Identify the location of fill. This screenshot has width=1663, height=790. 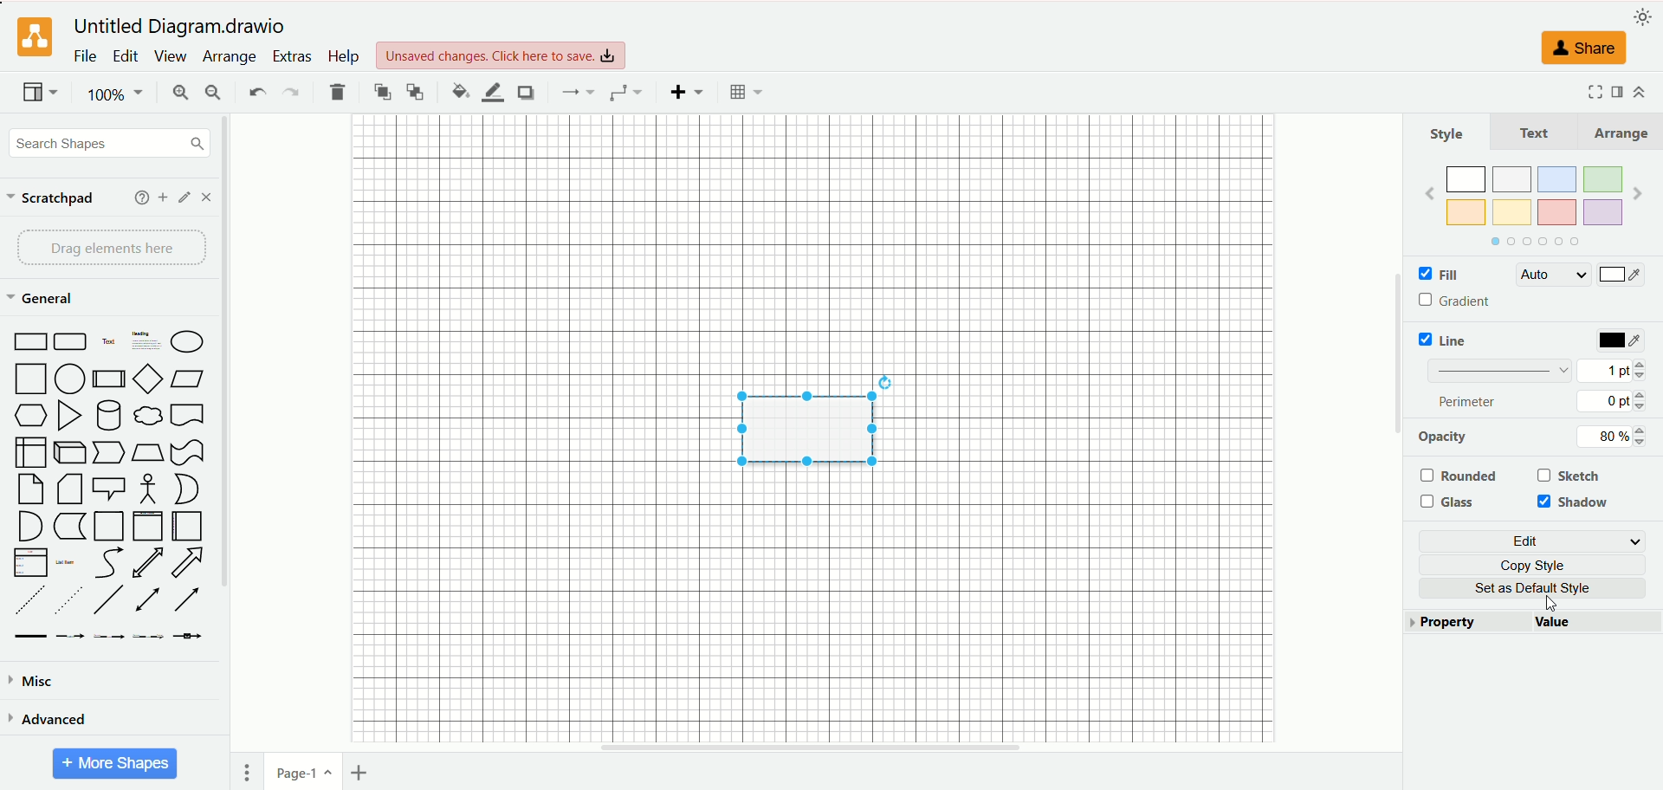
(1437, 275).